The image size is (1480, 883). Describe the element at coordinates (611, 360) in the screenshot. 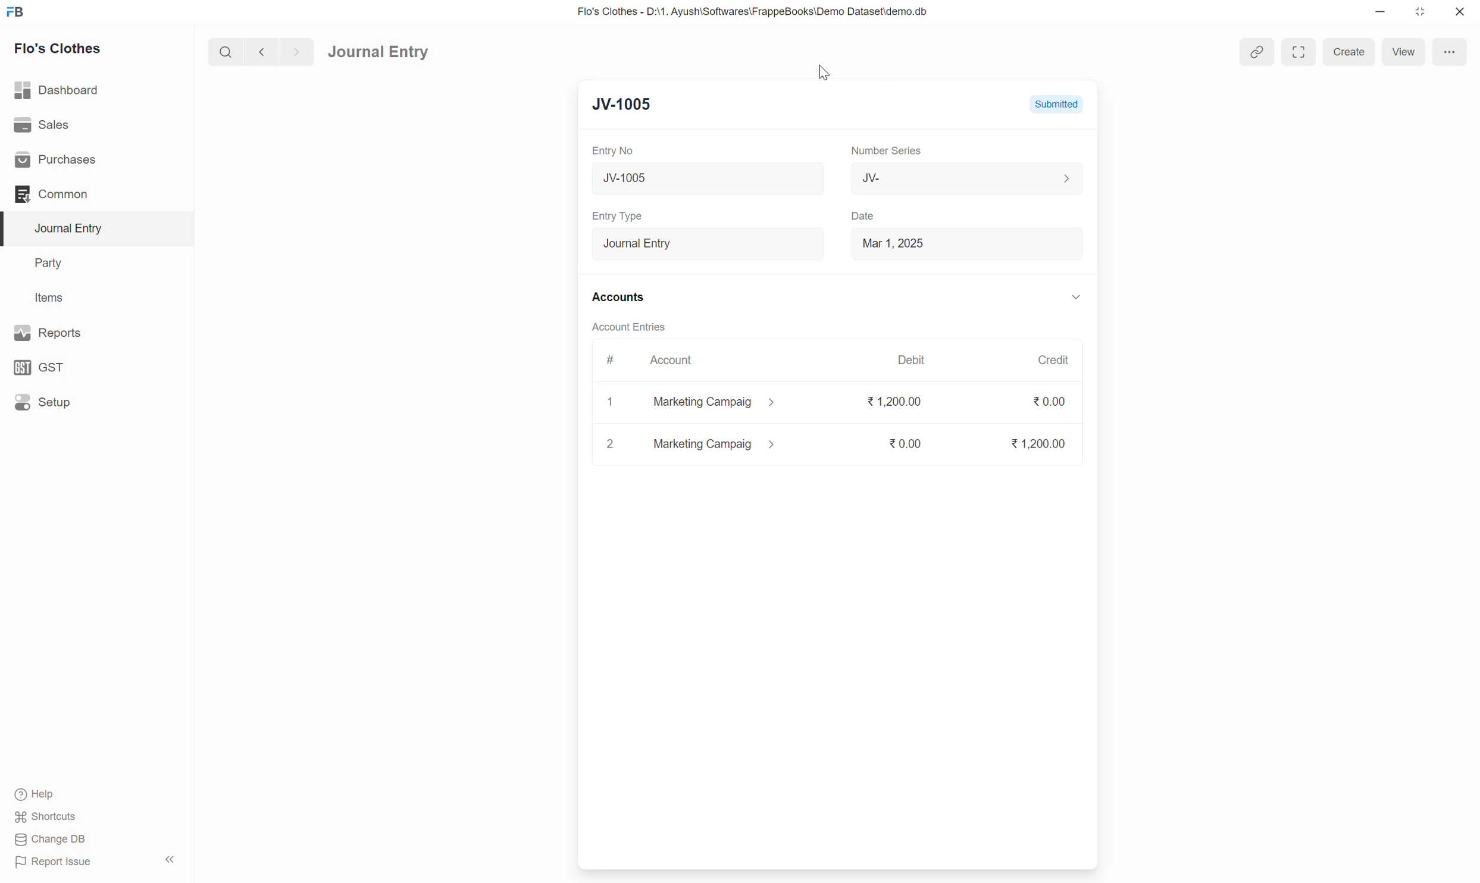

I see `#` at that location.